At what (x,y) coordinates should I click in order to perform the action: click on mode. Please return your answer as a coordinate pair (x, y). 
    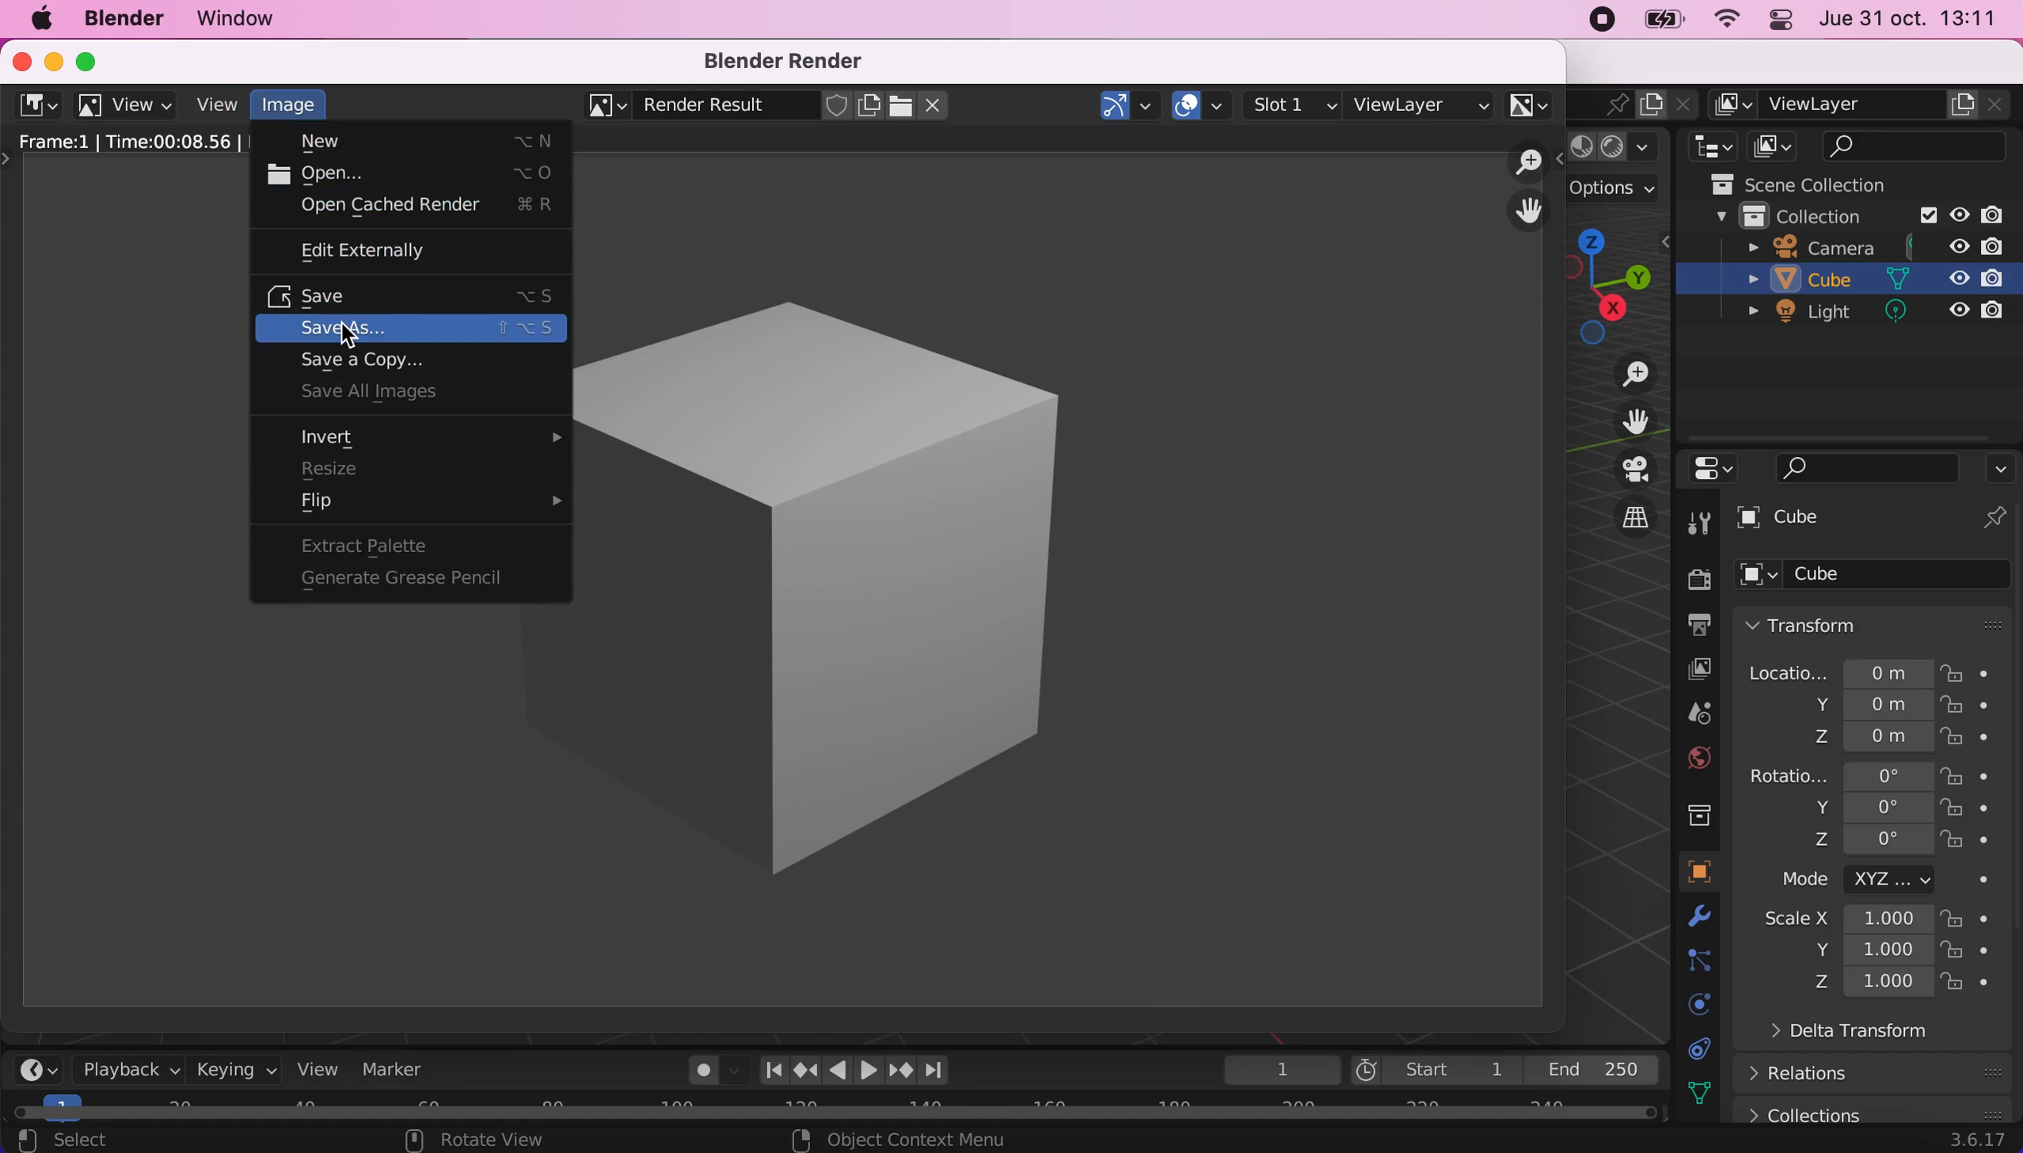
    Looking at the image, I should click on (1855, 882).